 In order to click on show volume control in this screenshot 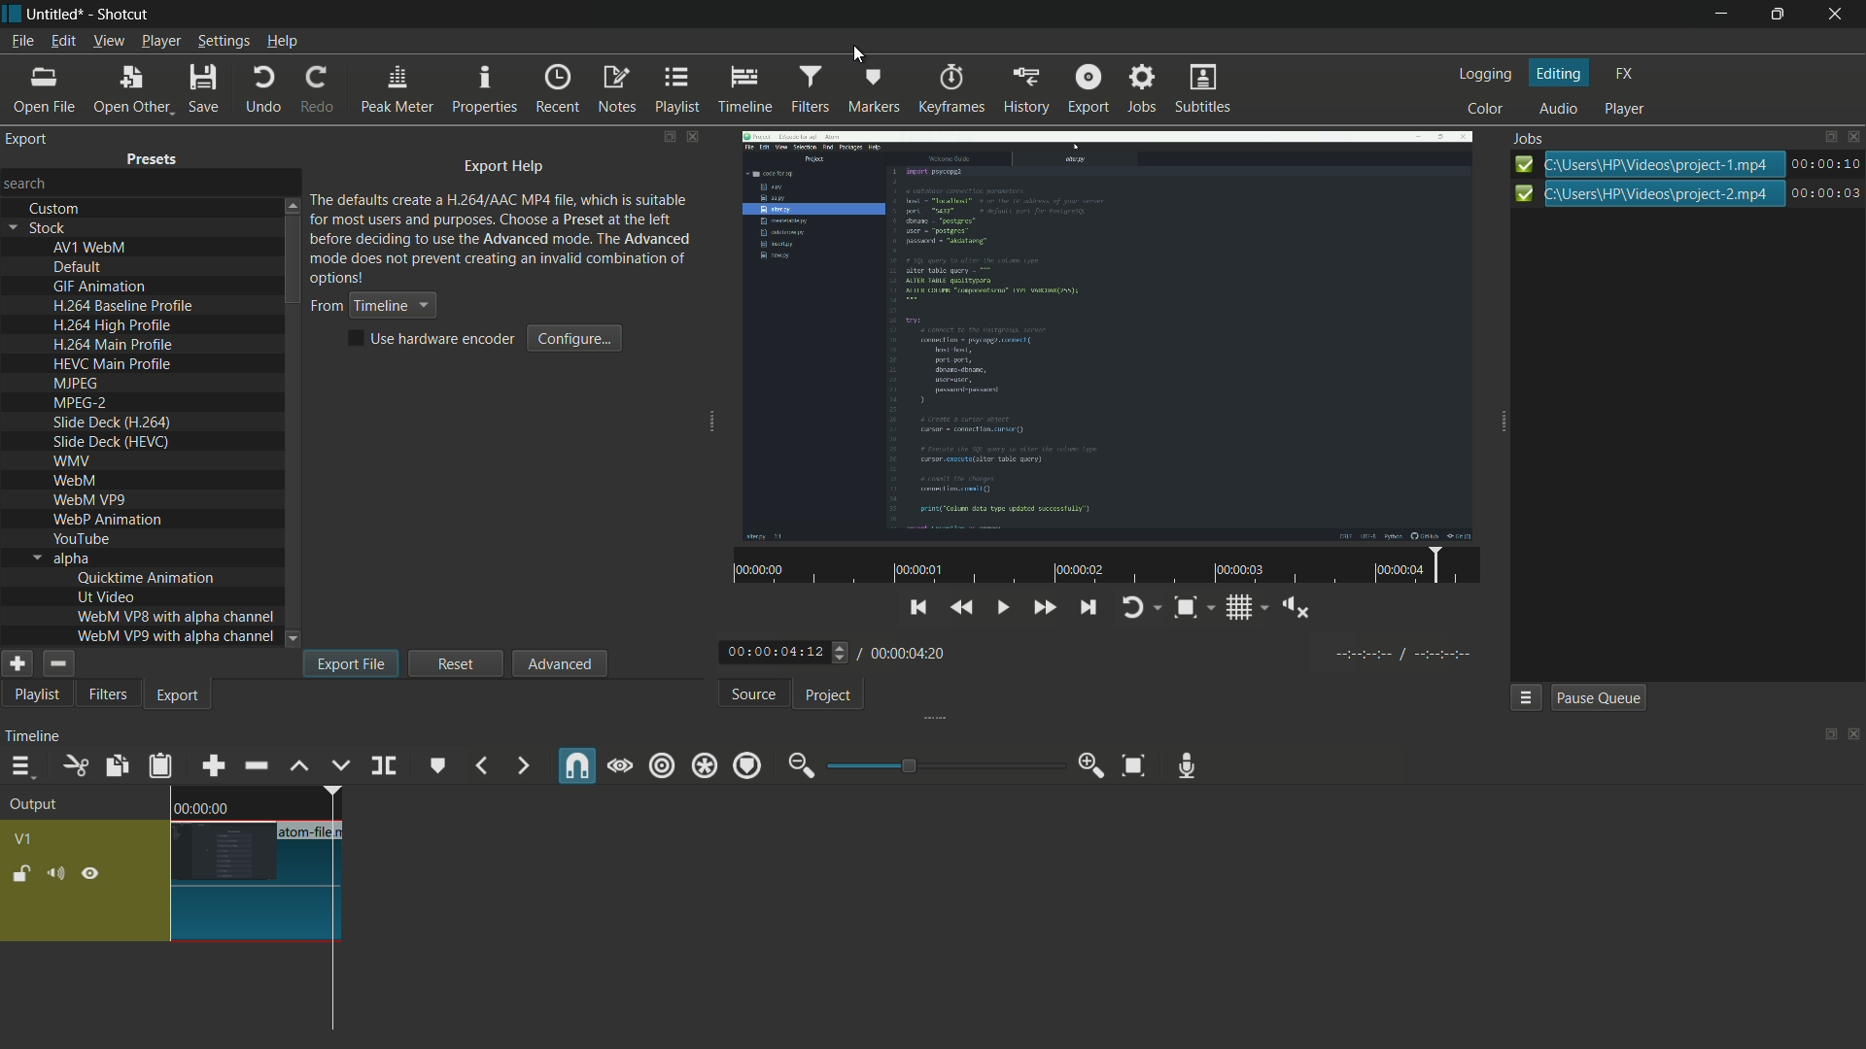, I will do `click(1505, 655)`.